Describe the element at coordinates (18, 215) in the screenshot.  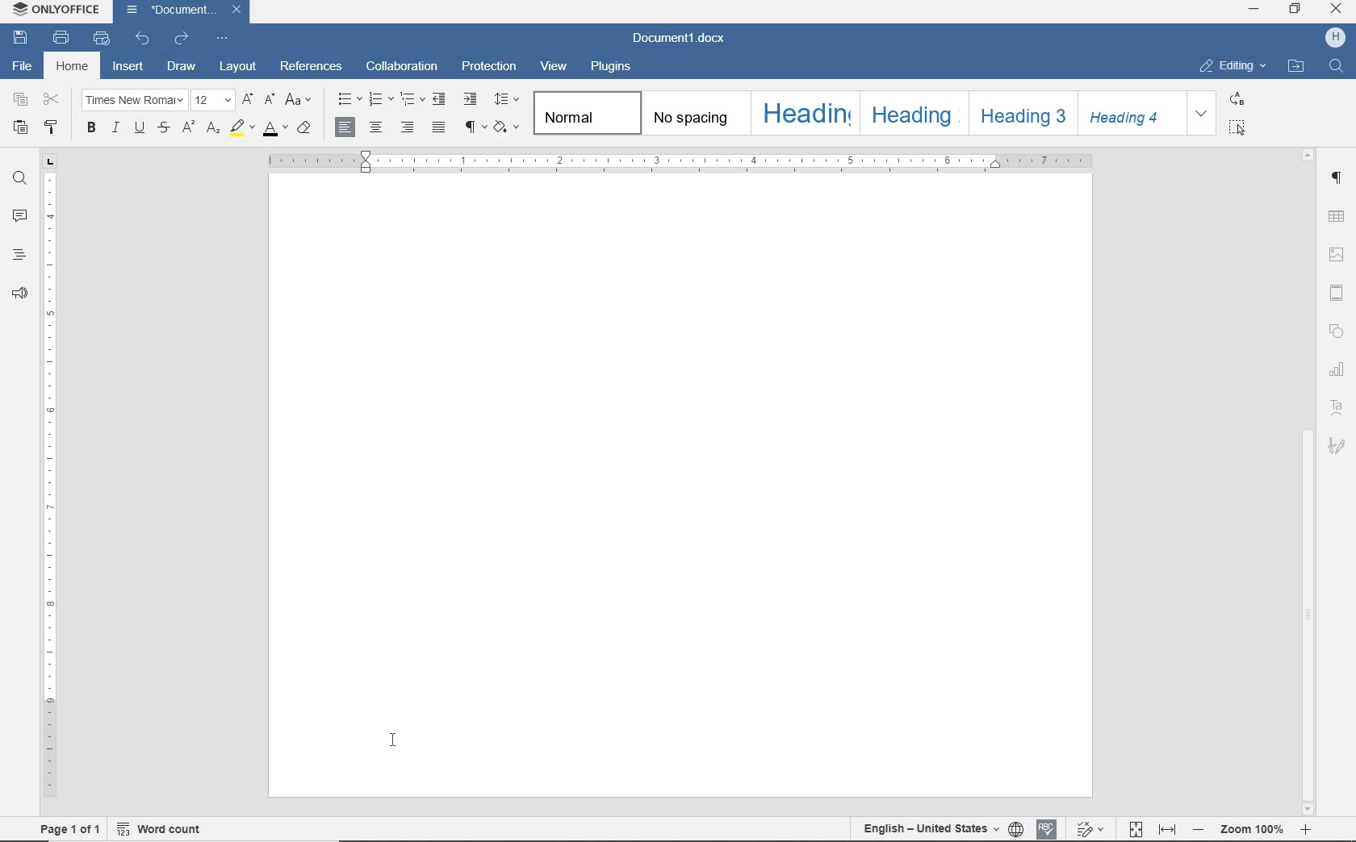
I see `comments` at that location.